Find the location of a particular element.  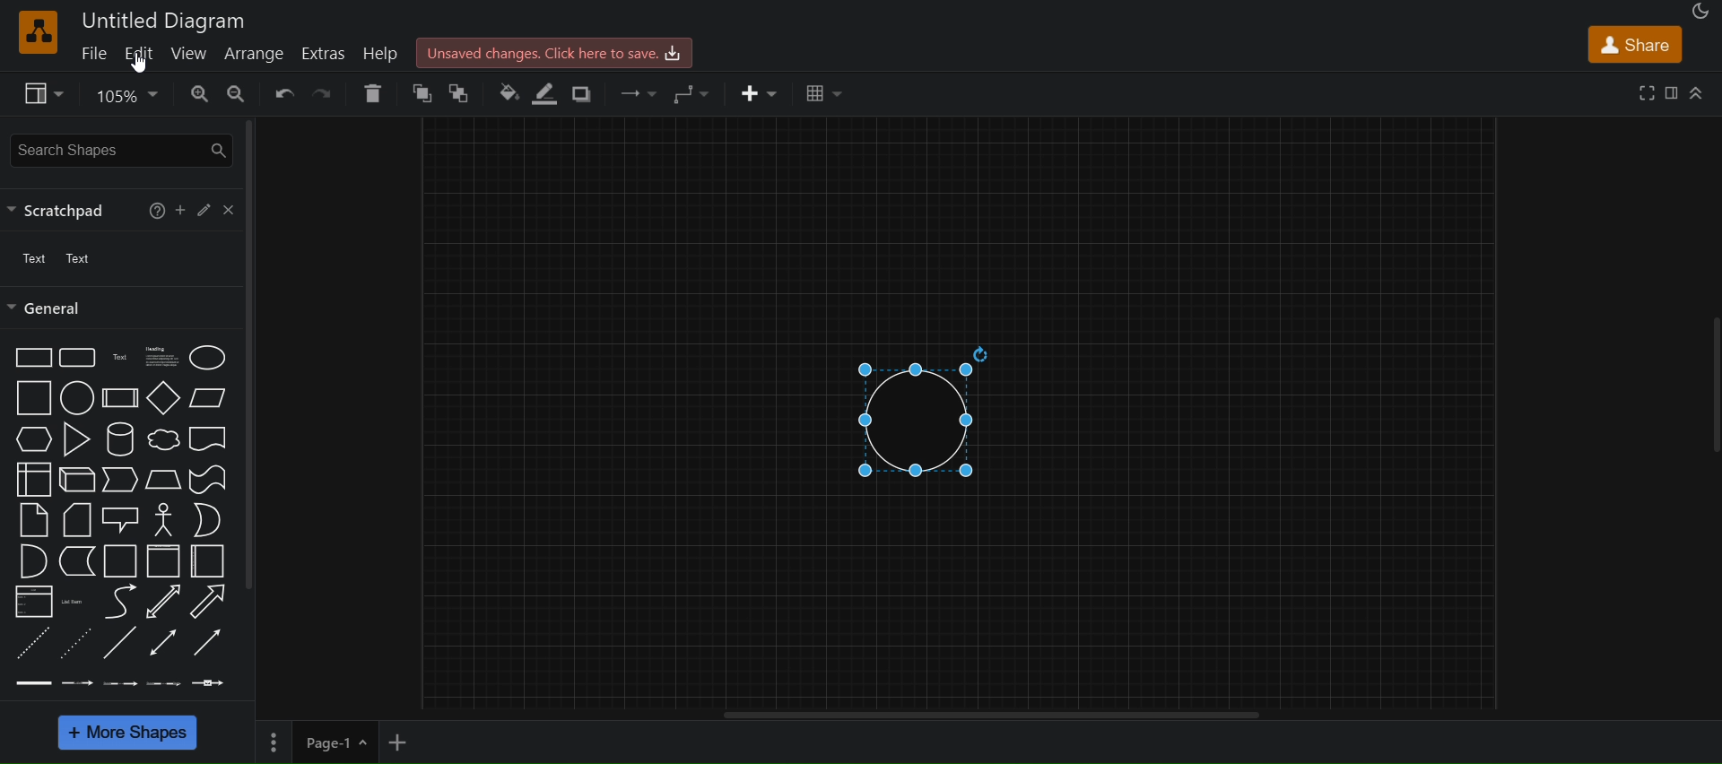

table is located at coordinates (825, 94).